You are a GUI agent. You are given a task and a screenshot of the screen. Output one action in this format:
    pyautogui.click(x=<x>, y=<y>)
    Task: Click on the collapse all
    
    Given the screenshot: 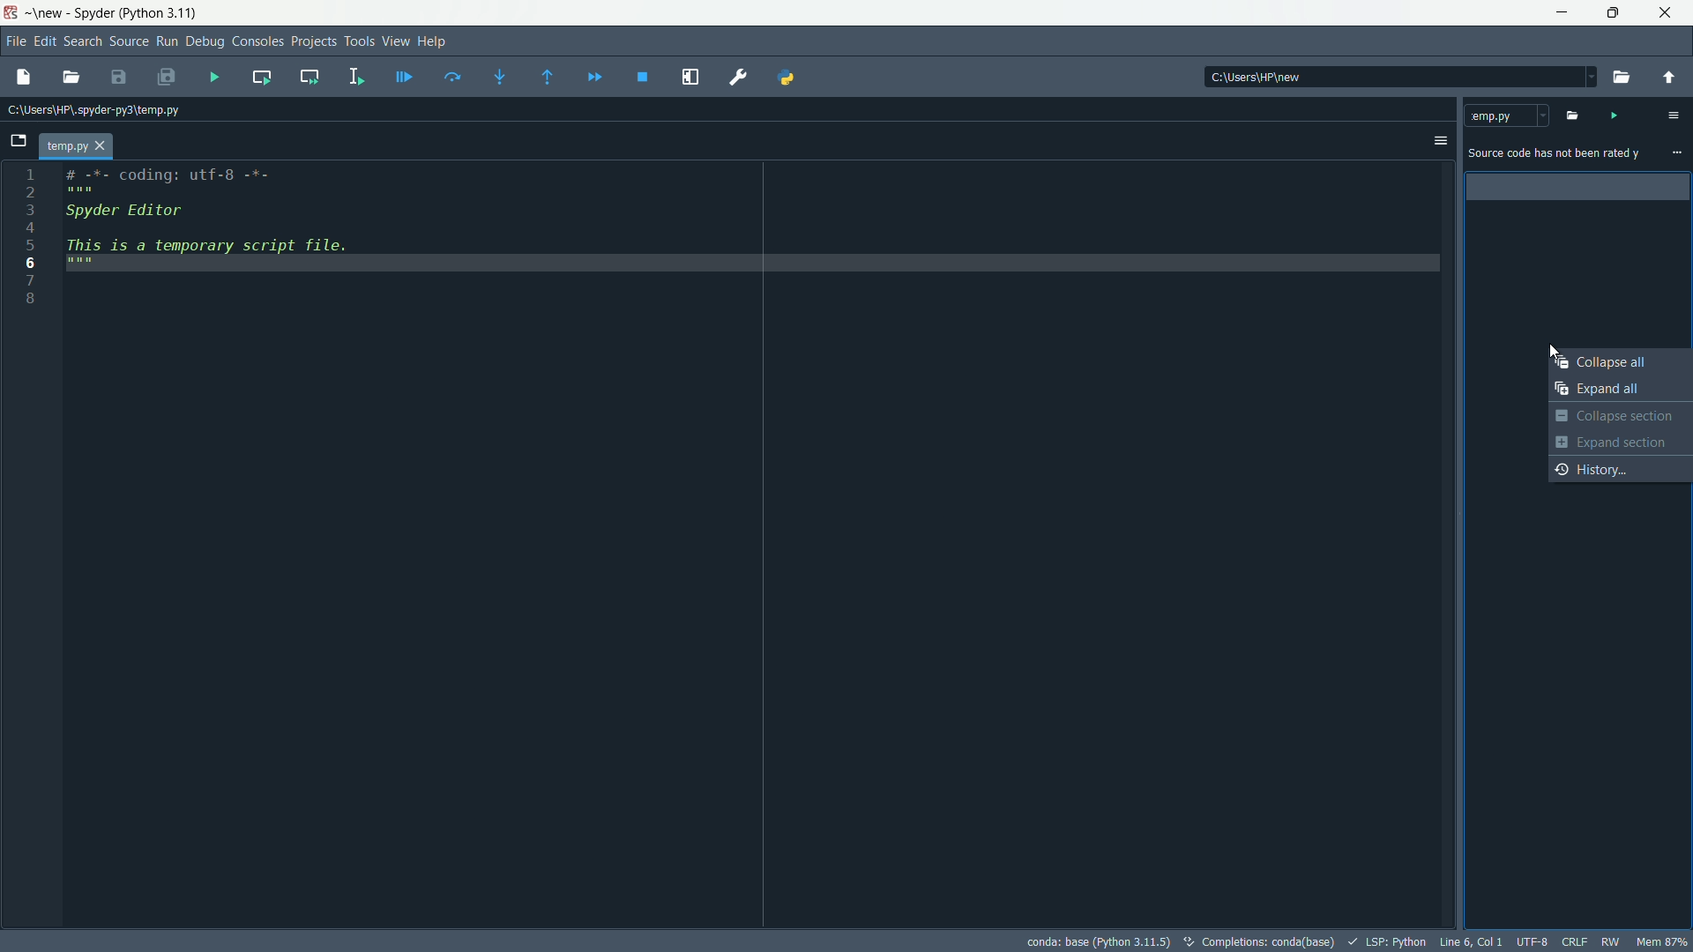 What is the action you would take?
    pyautogui.click(x=1621, y=363)
    